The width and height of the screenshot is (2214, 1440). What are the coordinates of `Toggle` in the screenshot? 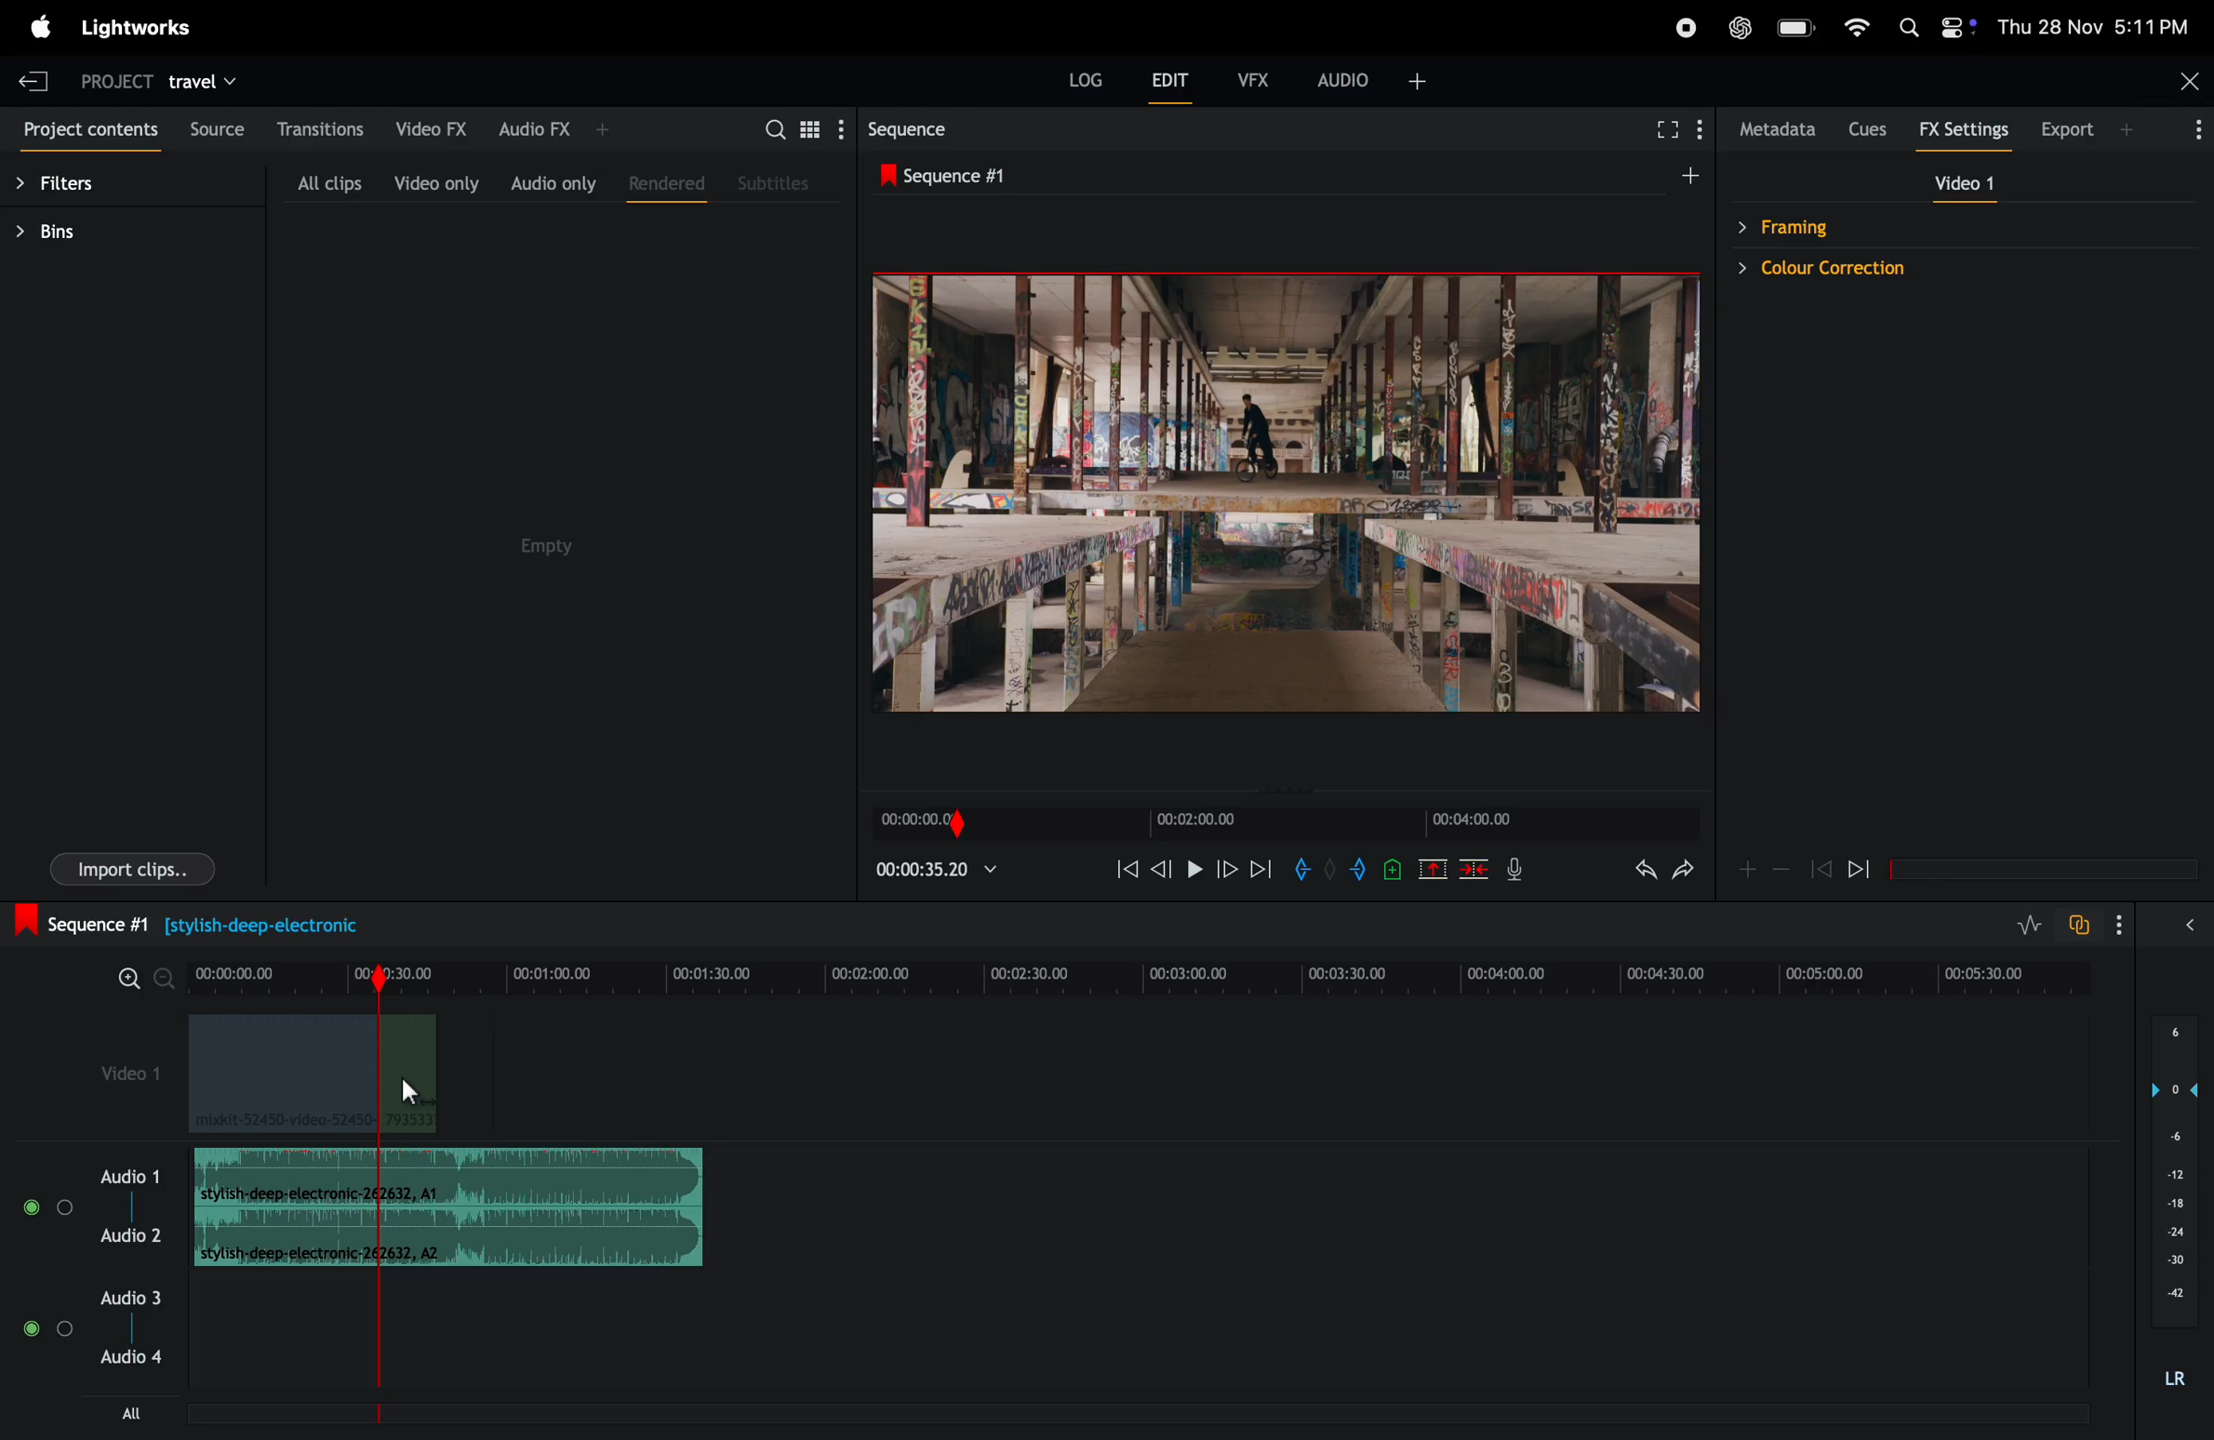 It's located at (28, 1329).